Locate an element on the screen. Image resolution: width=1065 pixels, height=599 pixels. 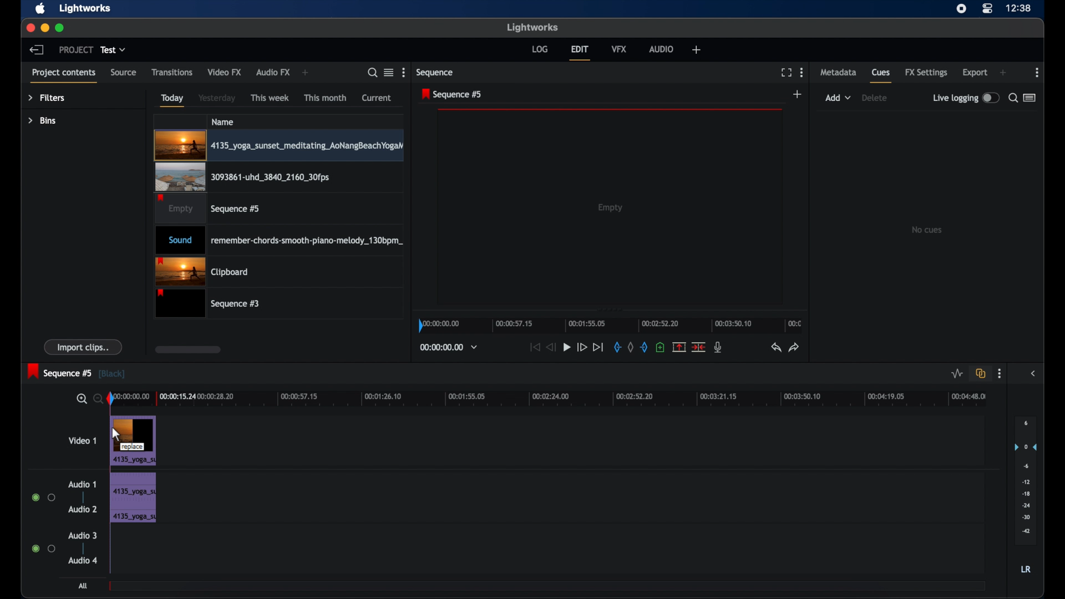
video clip is located at coordinates (206, 209).